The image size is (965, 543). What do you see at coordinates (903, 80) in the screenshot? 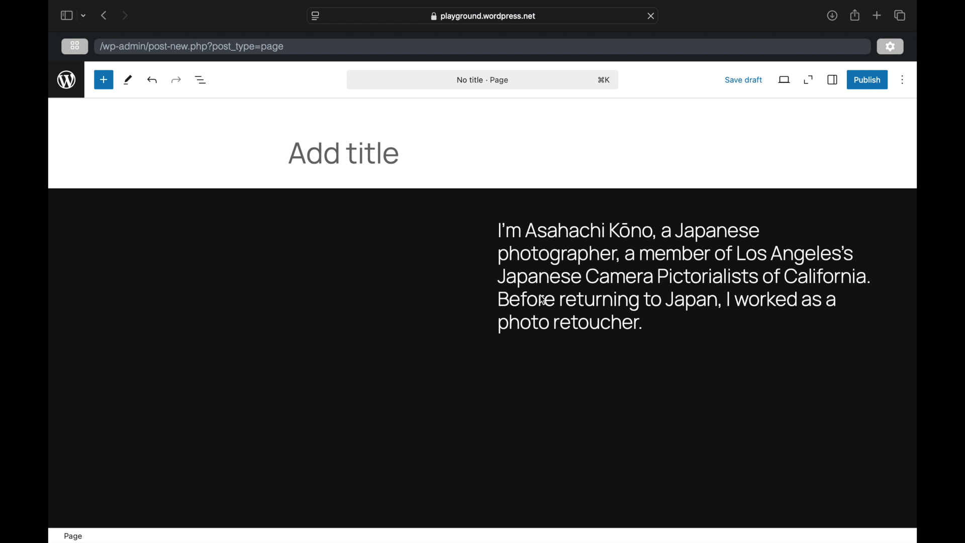
I see `more options` at bounding box center [903, 80].